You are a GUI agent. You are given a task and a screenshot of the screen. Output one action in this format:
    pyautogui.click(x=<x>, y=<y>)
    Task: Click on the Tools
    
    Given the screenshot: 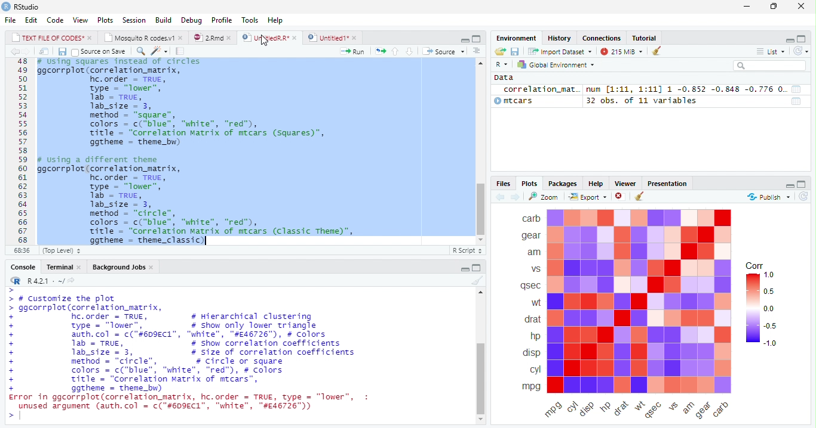 What is the action you would take?
    pyautogui.click(x=249, y=19)
    